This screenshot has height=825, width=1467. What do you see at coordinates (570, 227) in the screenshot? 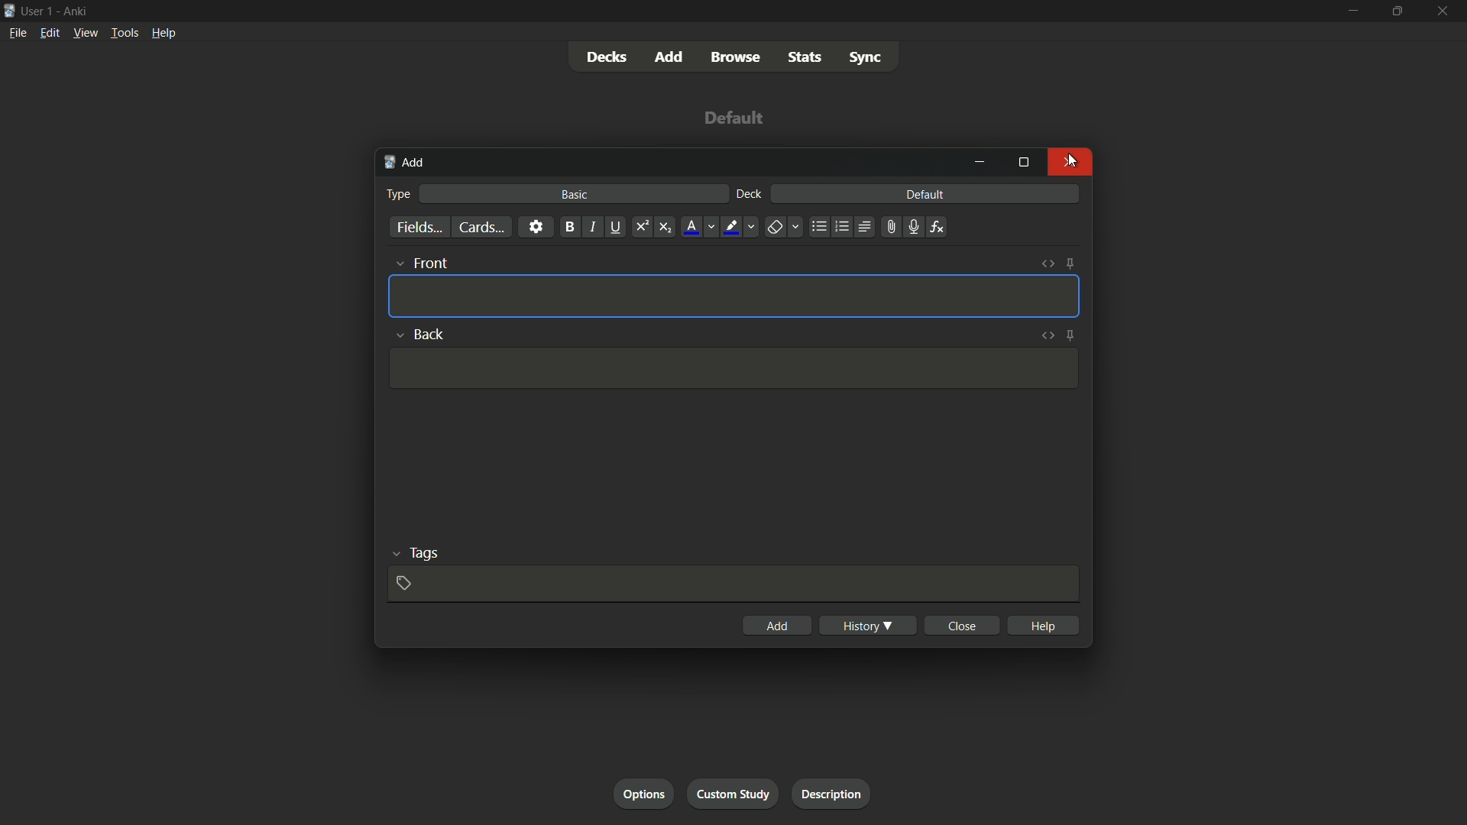
I see `bold` at bounding box center [570, 227].